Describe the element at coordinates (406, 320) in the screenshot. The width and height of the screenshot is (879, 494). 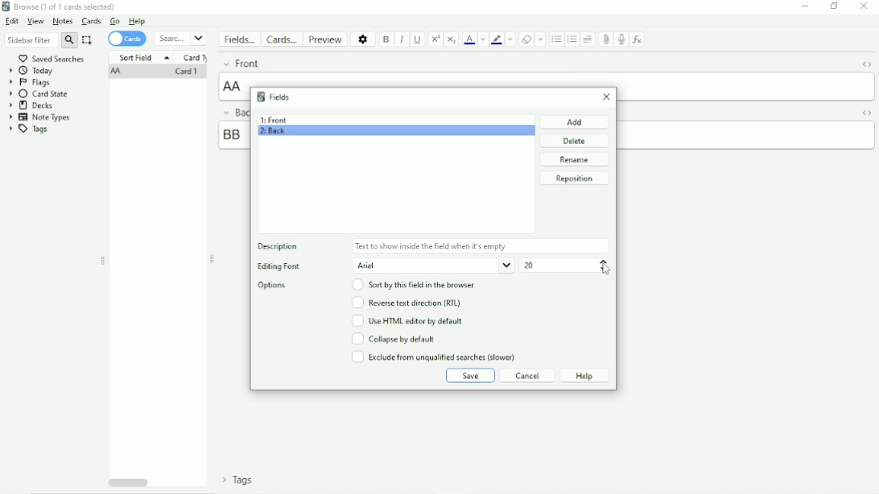
I see `Use HTML editor by default` at that location.